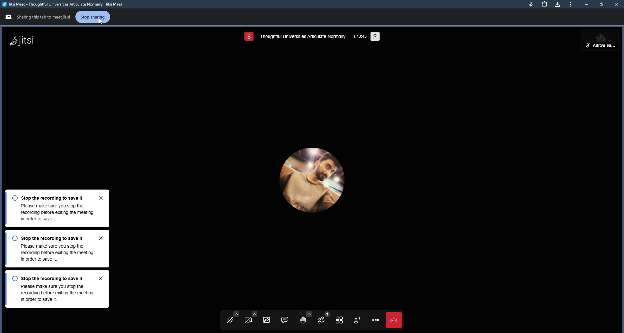 This screenshot has height=333, width=624. Describe the element at coordinates (585, 4) in the screenshot. I see `minimize` at that location.